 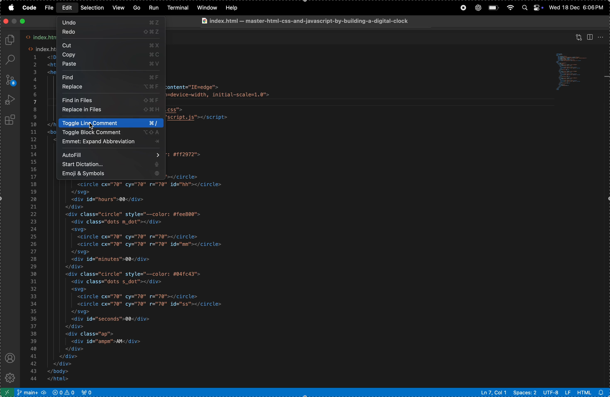 I want to click on undo, so click(x=111, y=22).